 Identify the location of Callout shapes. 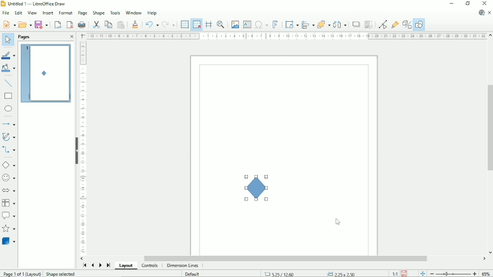
(9, 216).